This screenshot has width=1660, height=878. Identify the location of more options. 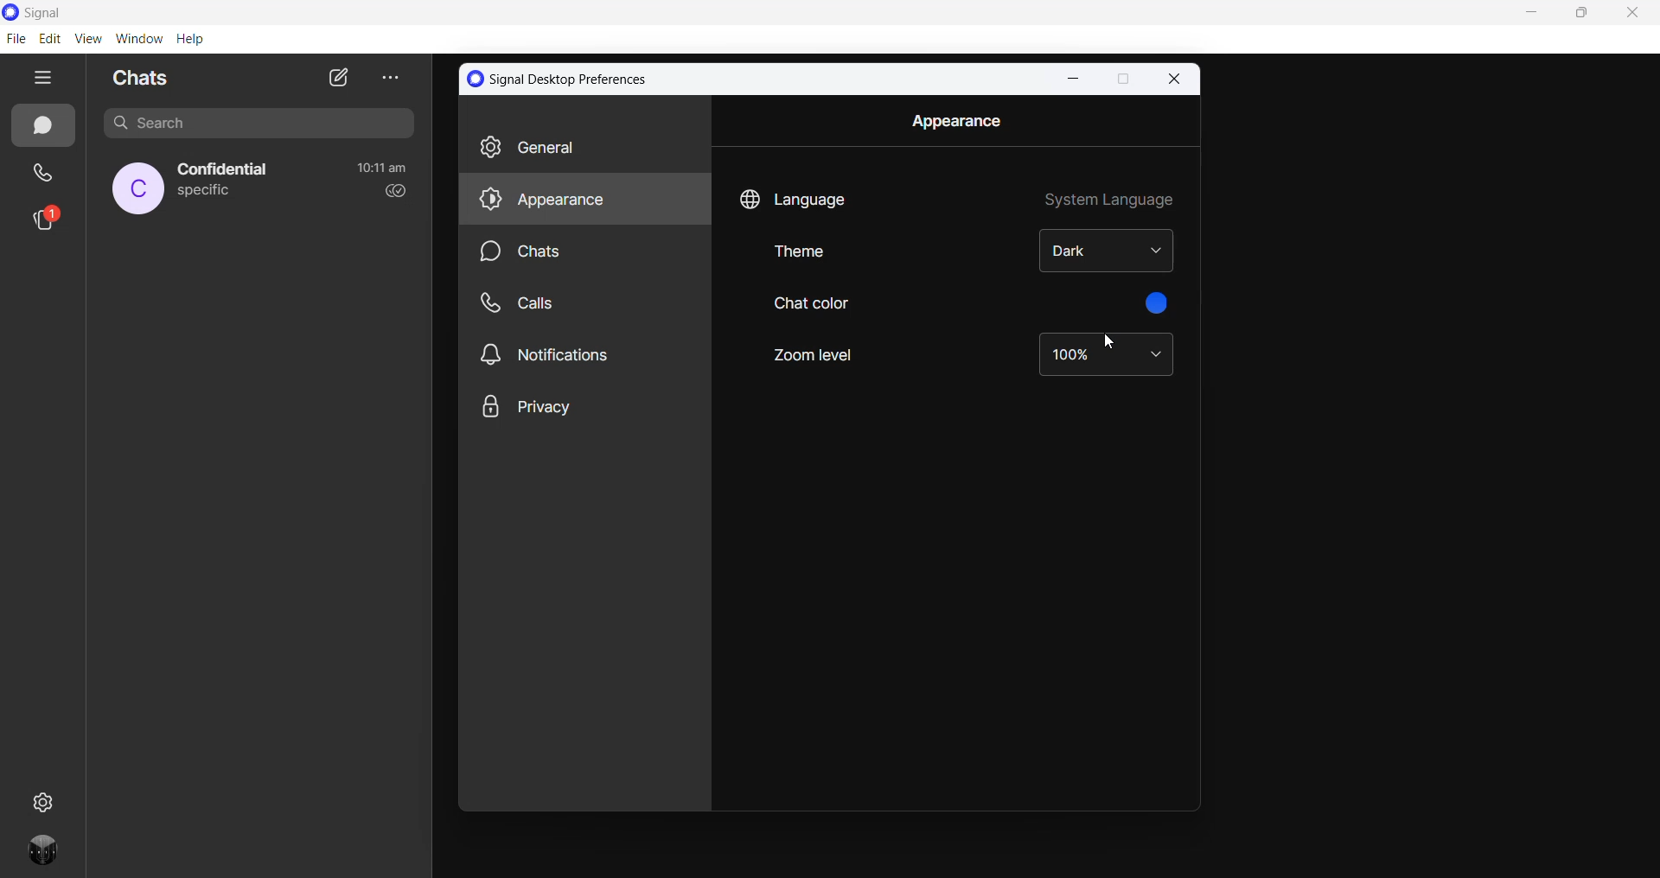
(387, 77).